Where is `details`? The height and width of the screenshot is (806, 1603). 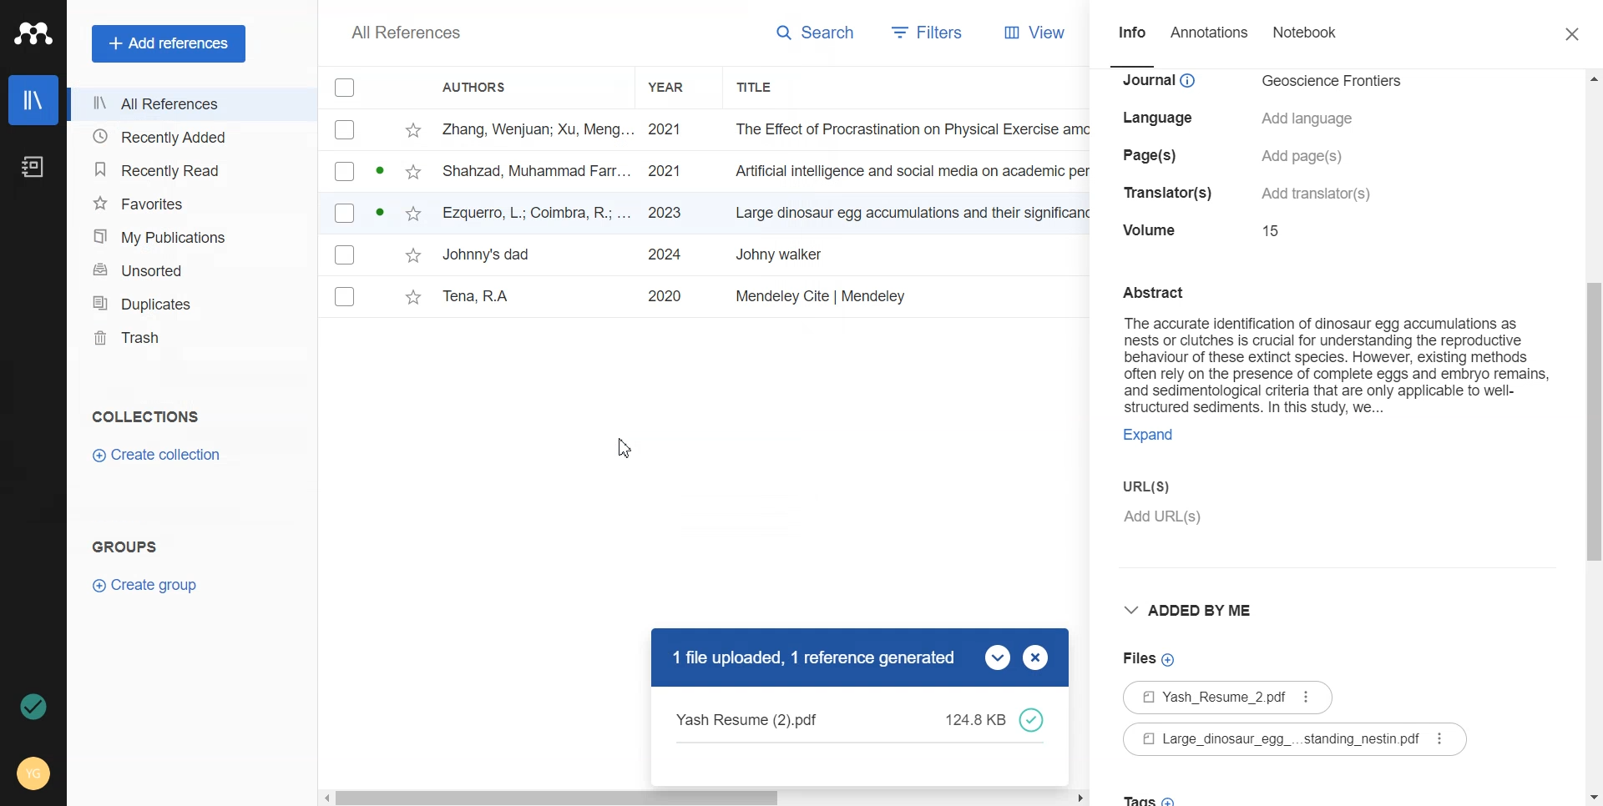 details is located at coordinates (1152, 229).